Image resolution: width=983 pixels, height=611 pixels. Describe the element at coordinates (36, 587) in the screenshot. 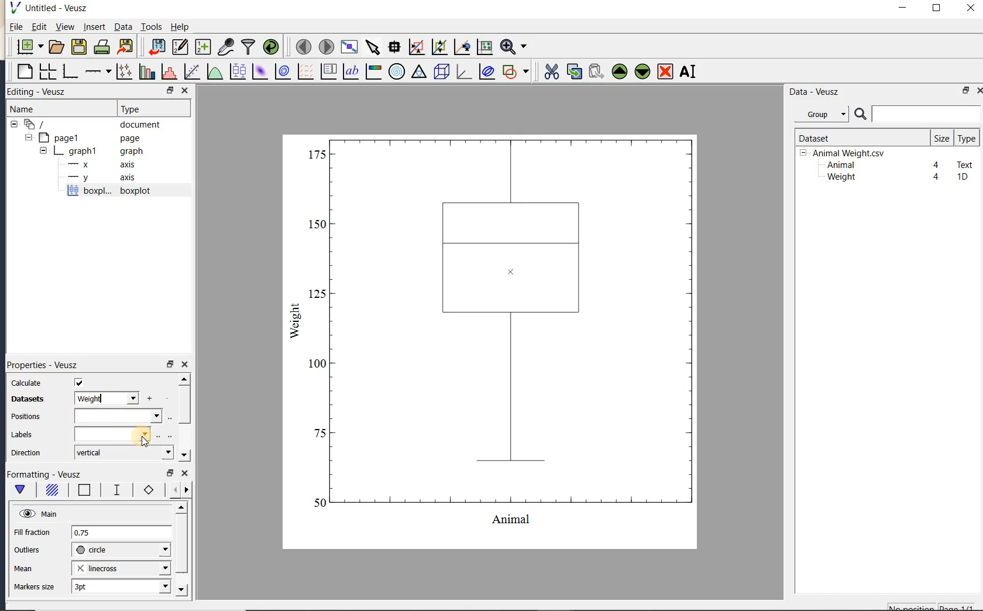

I see `markers size` at that location.